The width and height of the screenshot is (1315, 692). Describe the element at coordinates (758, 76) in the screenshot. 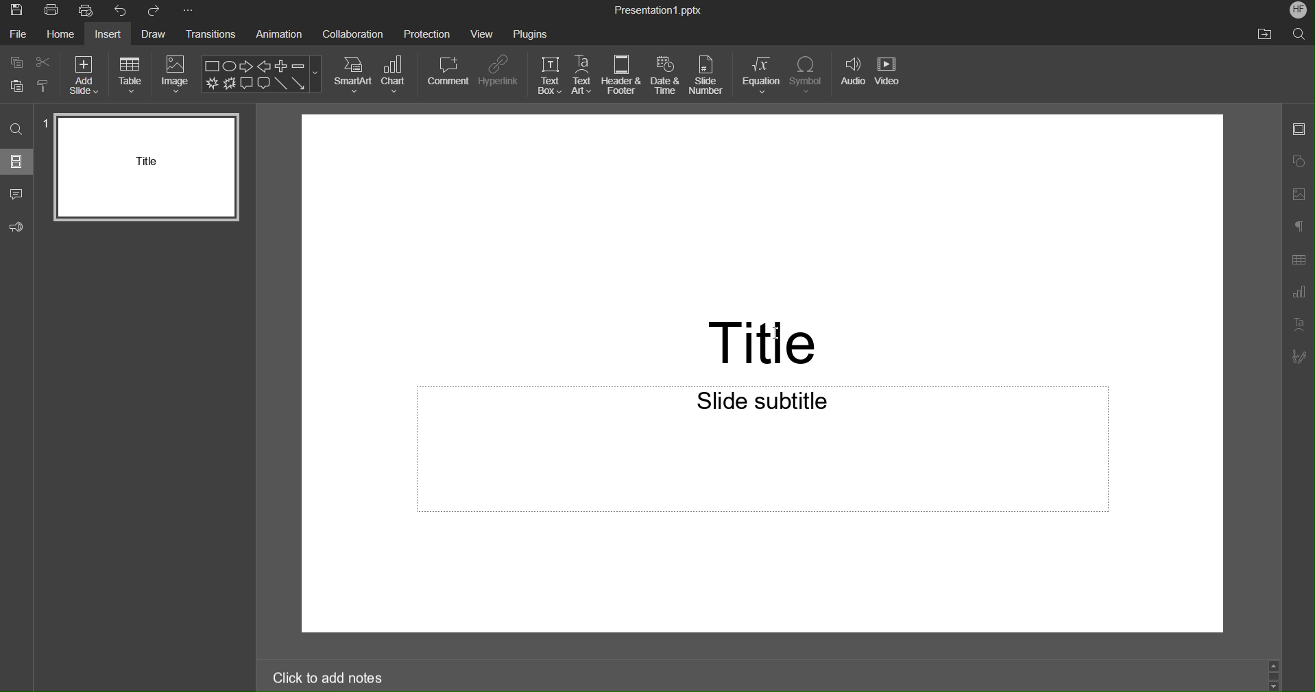

I see `Equation` at that location.